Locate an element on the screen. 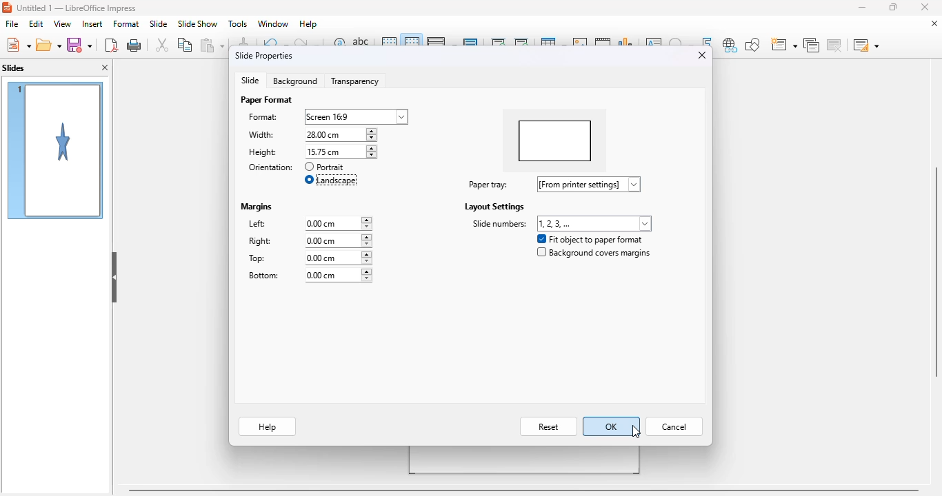 The width and height of the screenshot is (942, 496). transparency is located at coordinates (352, 81).